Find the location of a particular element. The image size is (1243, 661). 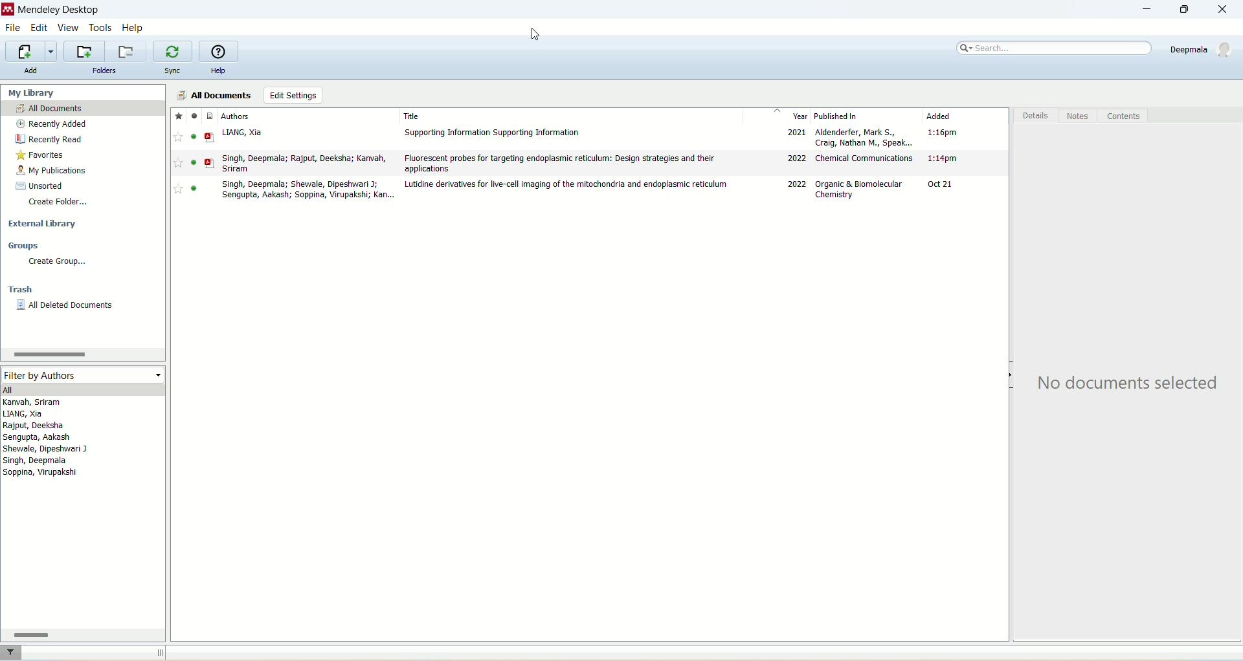

read/unread is located at coordinates (197, 164).